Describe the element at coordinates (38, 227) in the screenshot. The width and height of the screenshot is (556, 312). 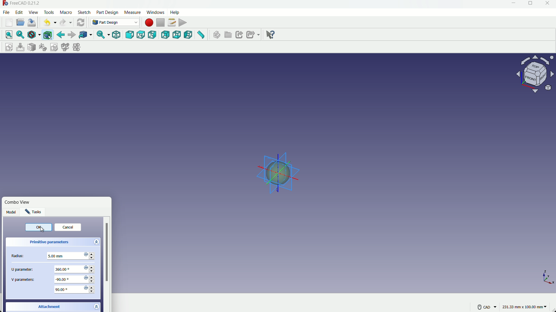
I see `ok button` at that location.